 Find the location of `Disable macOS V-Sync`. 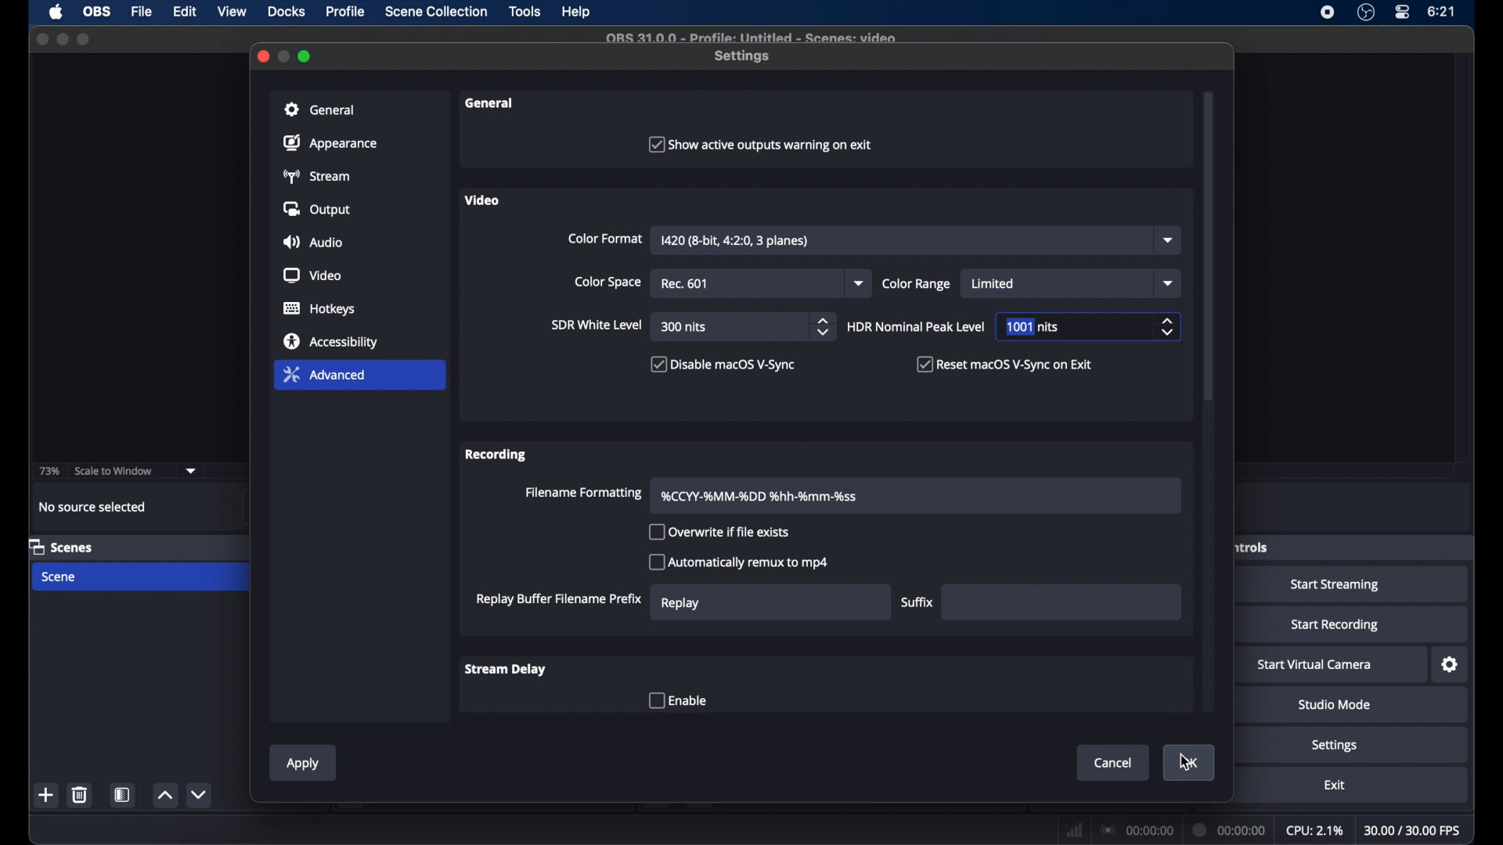

Disable macOS V-Sync is located at coordinates (724, 368).